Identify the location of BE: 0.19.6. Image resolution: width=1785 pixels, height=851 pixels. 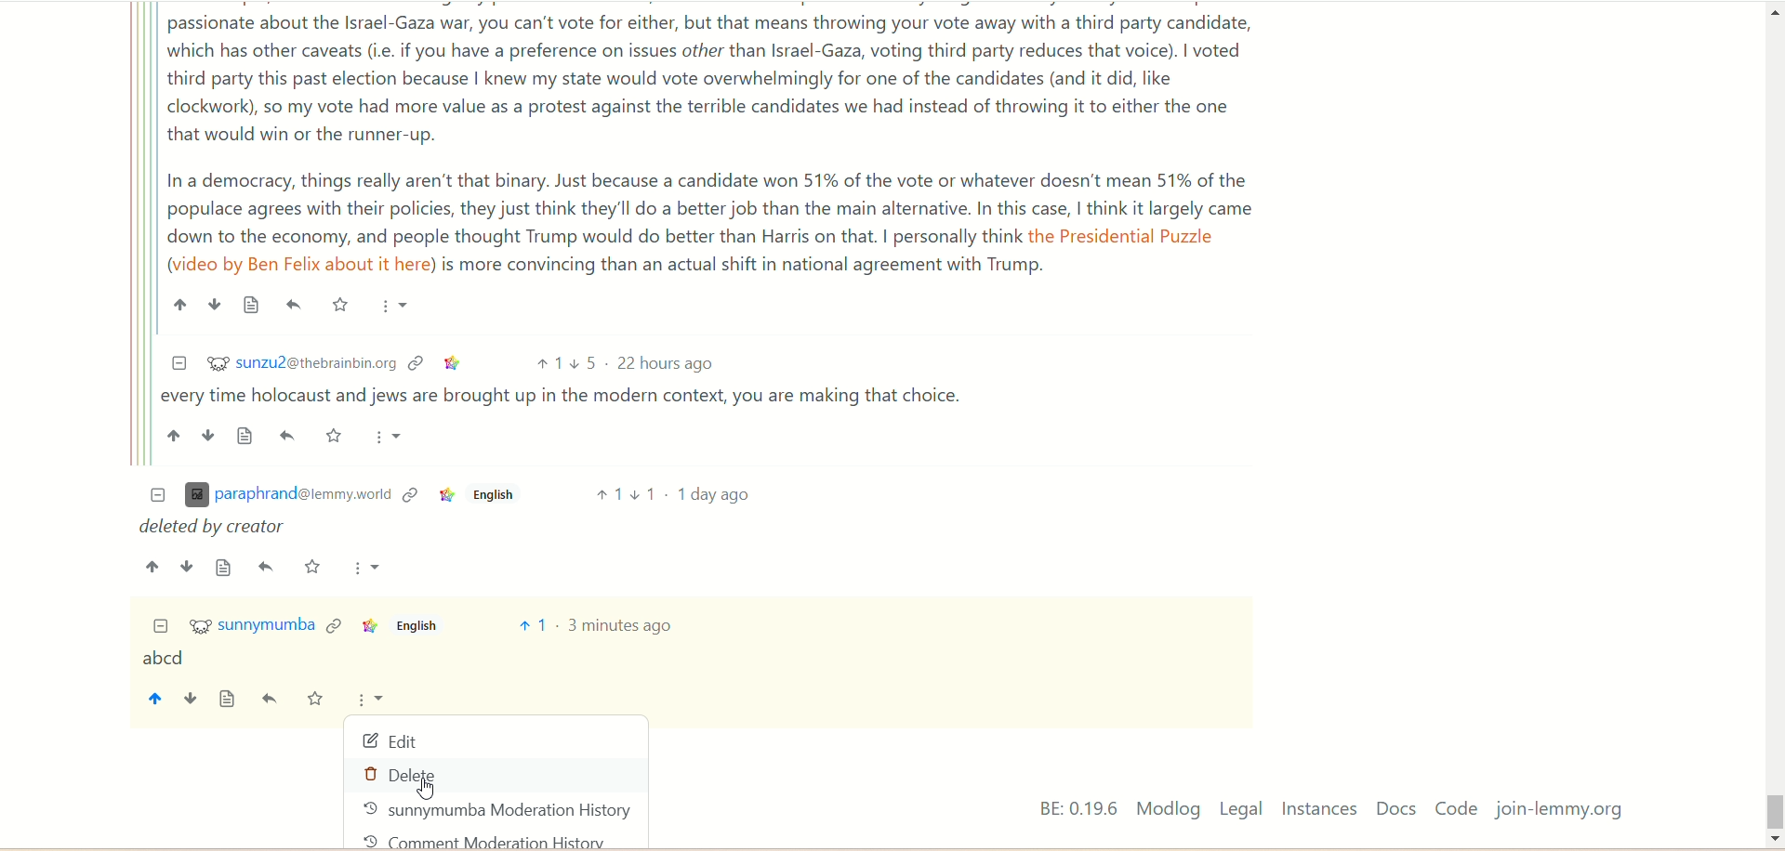
(1078, 807).